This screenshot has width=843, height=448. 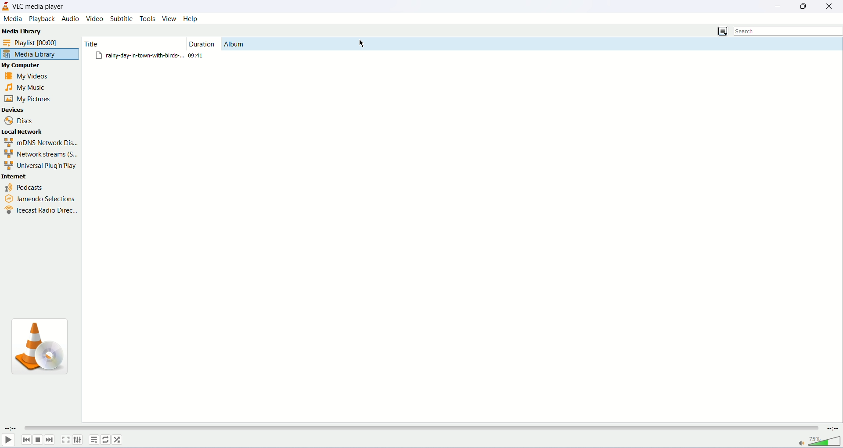 I want to click on random, so click(x=118, y=440).